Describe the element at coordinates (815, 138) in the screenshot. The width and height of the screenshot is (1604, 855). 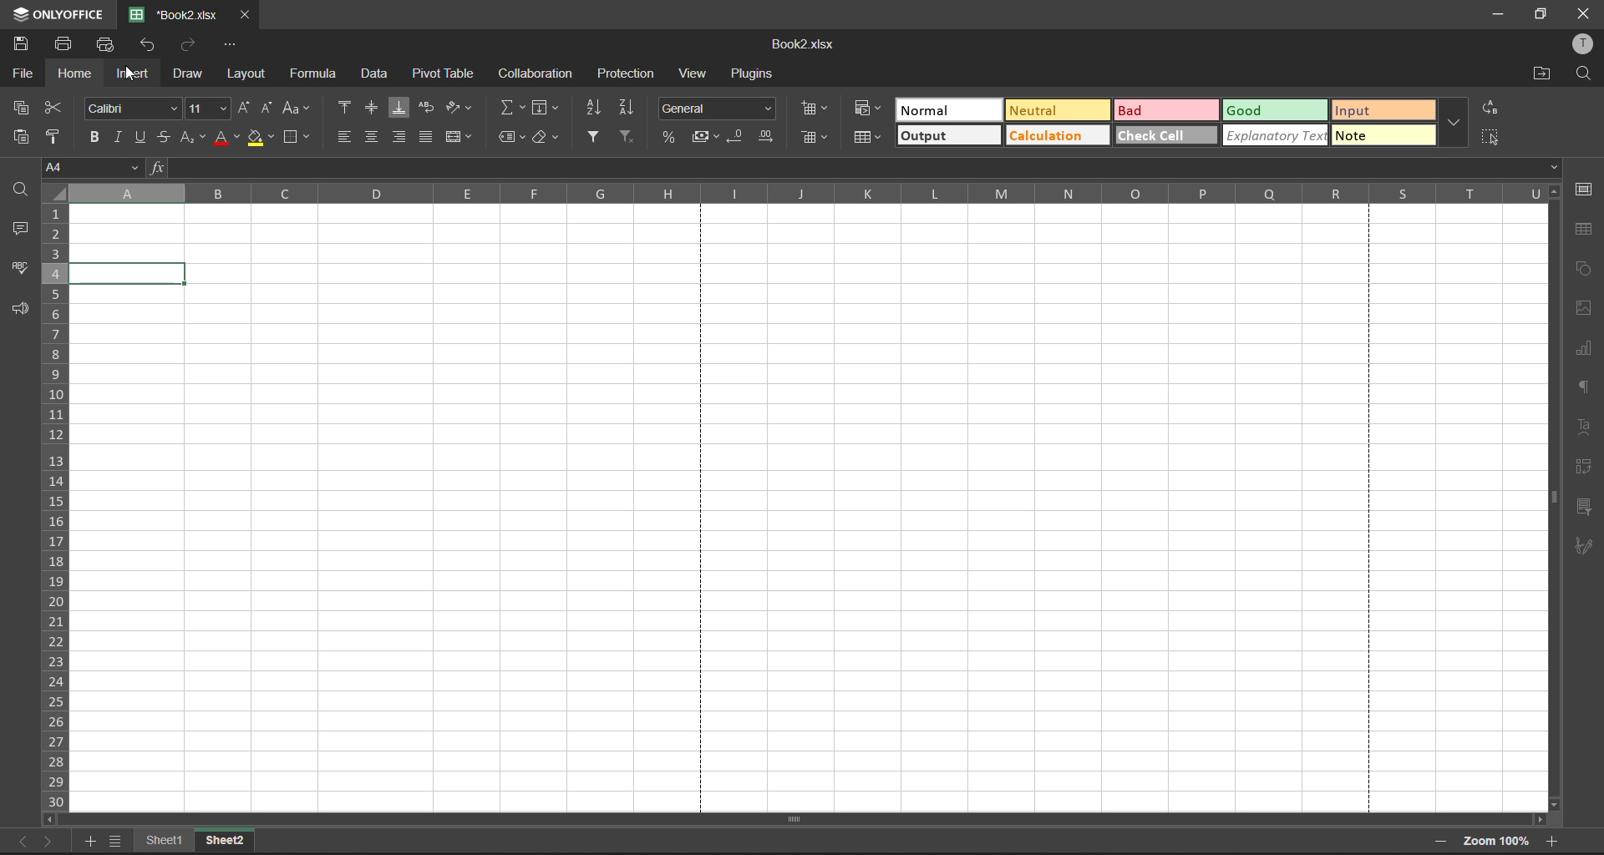
I see `remove cells` at that location.